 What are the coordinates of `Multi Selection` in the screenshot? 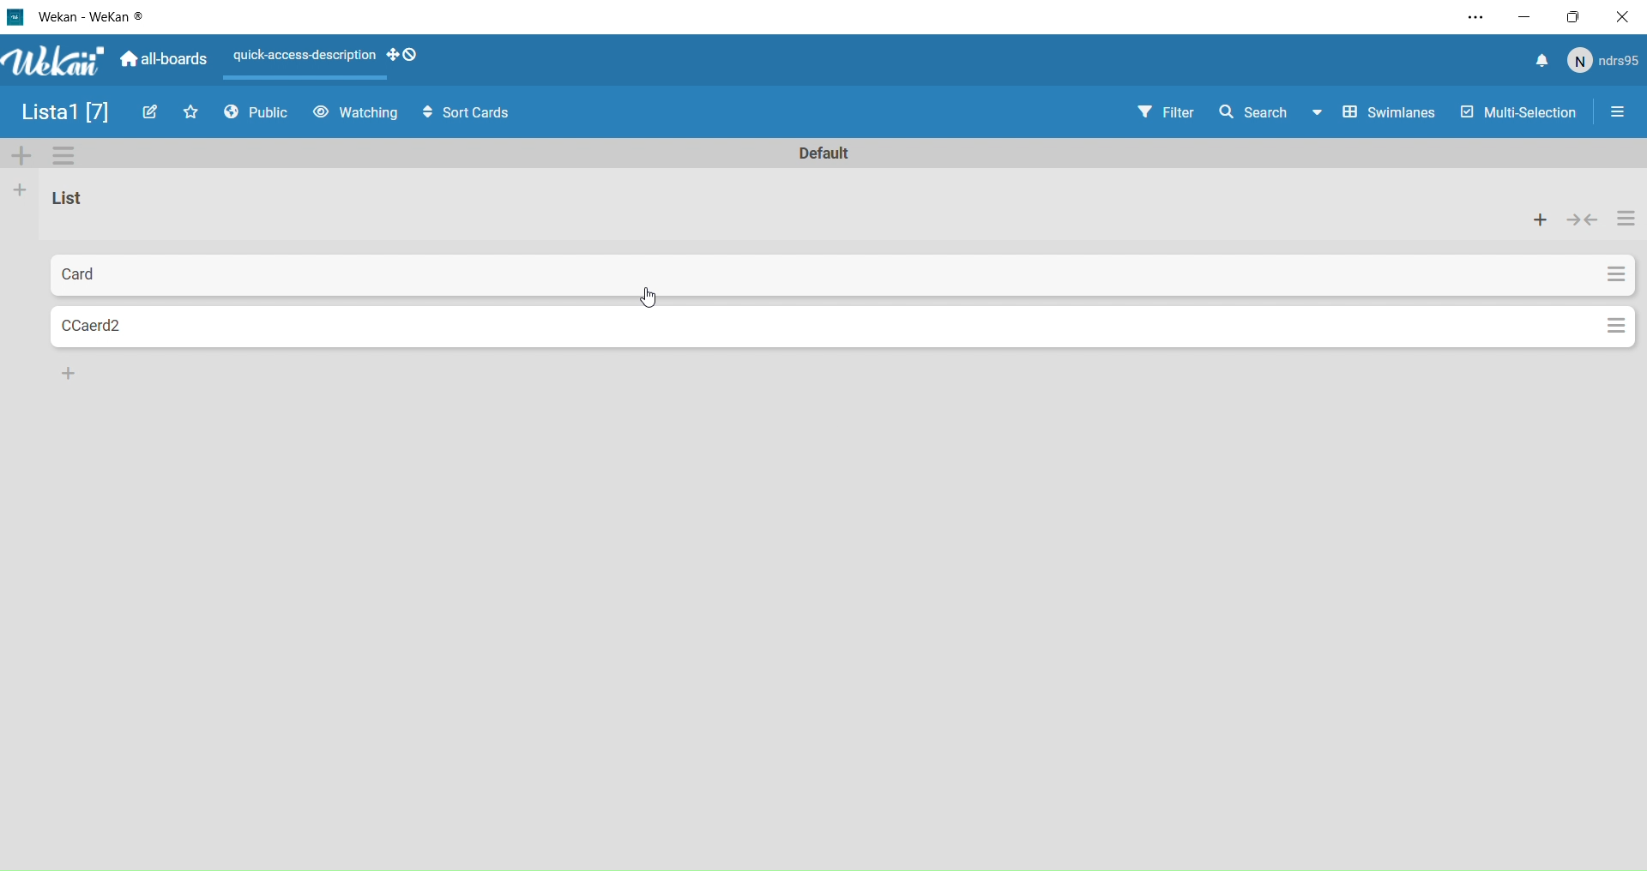 It's located at (1524, 115).